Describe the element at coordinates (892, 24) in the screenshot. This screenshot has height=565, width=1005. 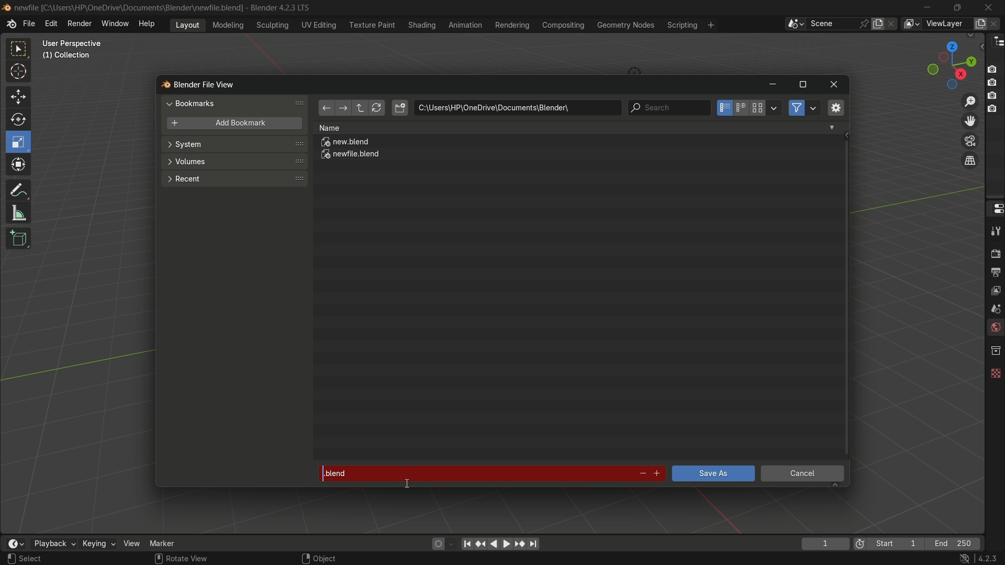
I see `delete scene` at that location.